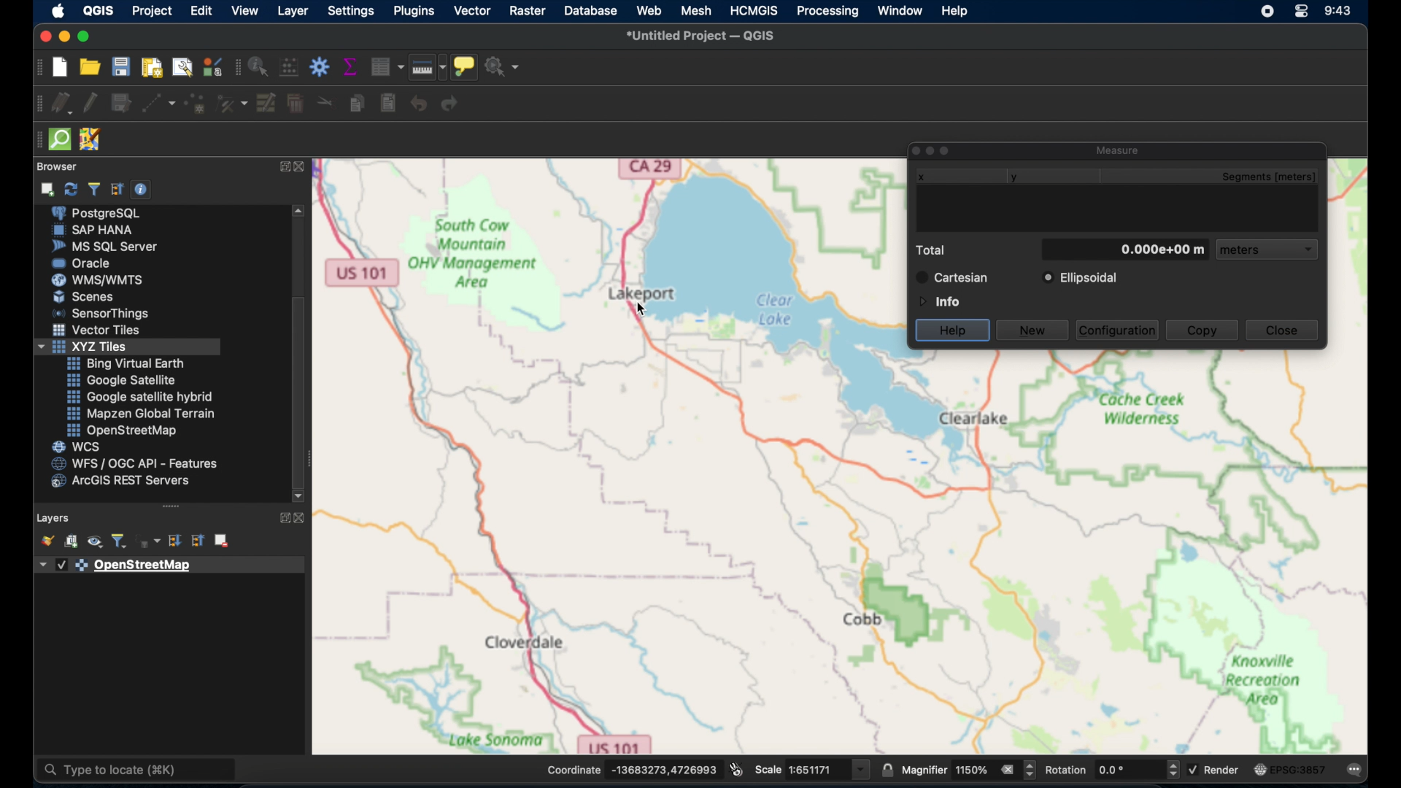 This screenshot has height=788, width=1401. What do you see at coordinates (1126, 249) in the screenshot?
I see `0.000e+00 m` at bounding box center [1126, 249].